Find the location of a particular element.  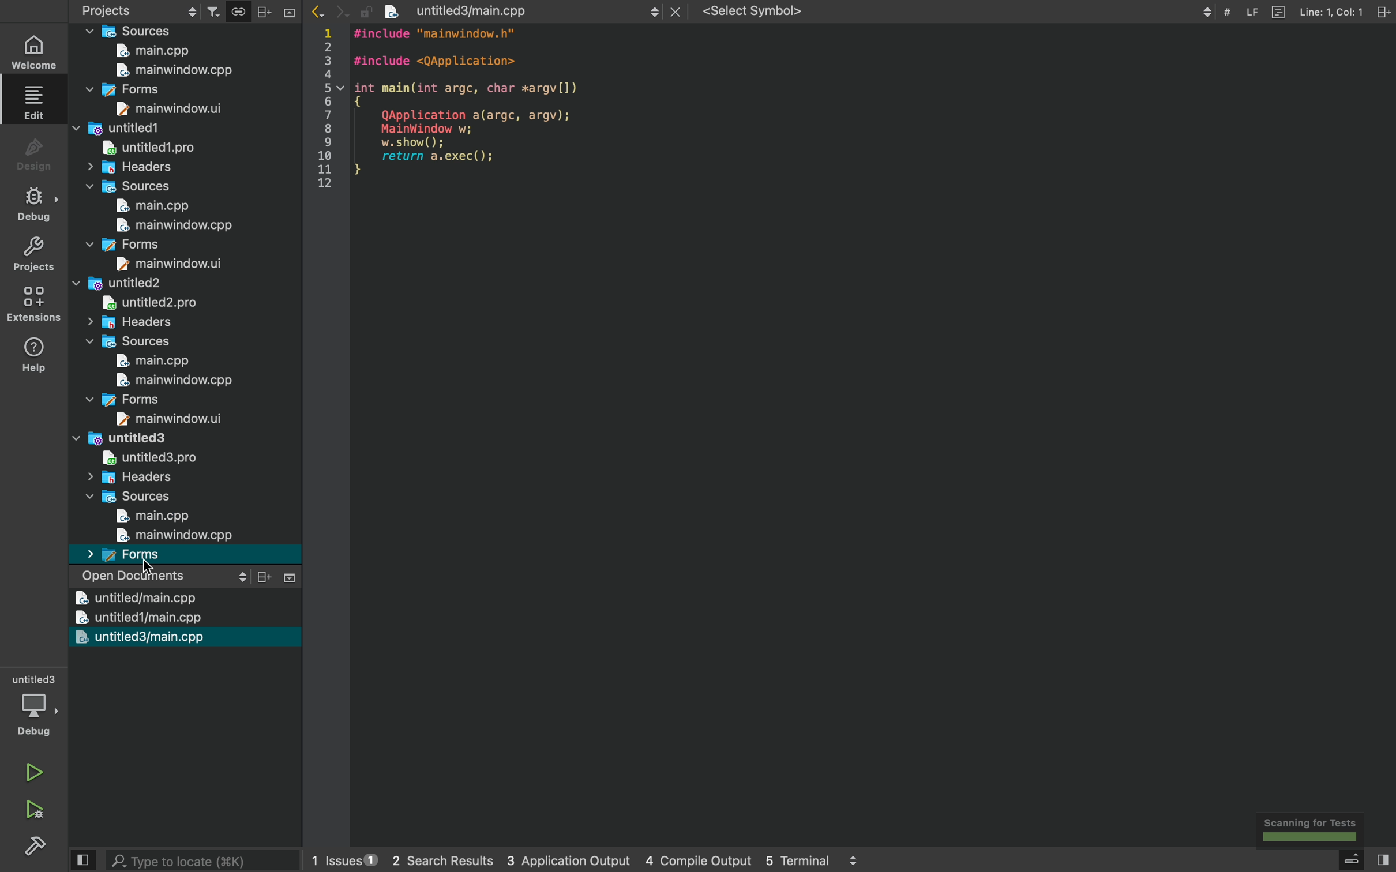

home is located at coordinates (36, 52).